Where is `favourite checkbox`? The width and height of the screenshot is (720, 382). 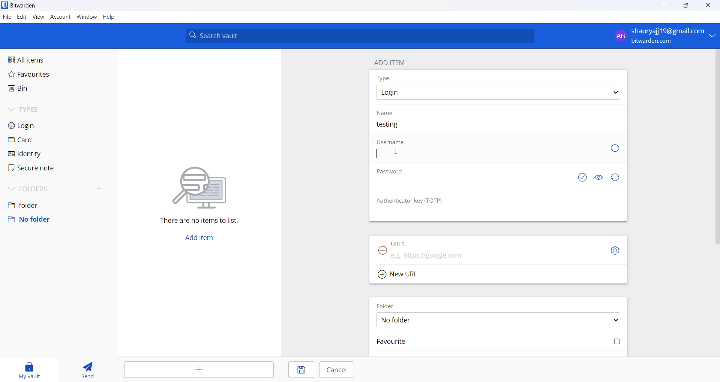
favourite checkbox is located at coordinates (500, 342).